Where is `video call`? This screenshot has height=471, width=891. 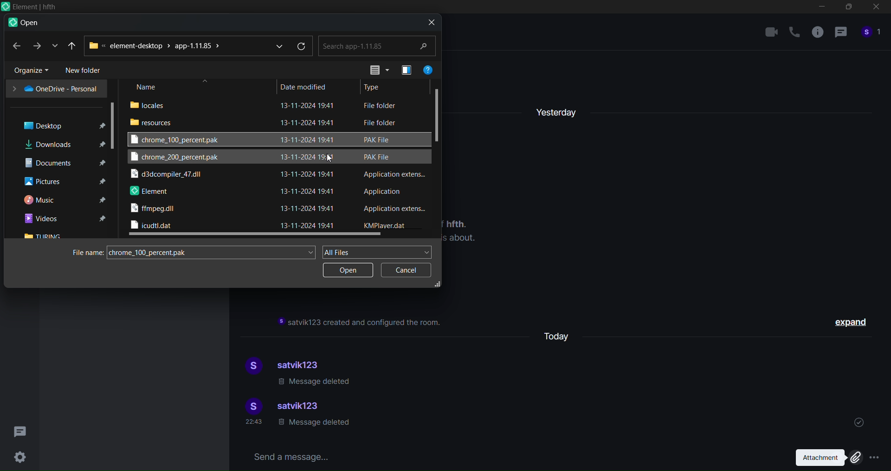 video call is located at coordinates (771, 32).